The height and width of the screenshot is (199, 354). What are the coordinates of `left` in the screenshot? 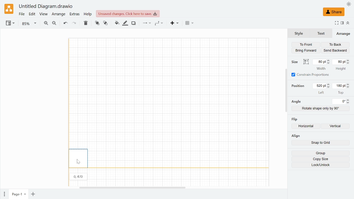 It's located at (321, 92).